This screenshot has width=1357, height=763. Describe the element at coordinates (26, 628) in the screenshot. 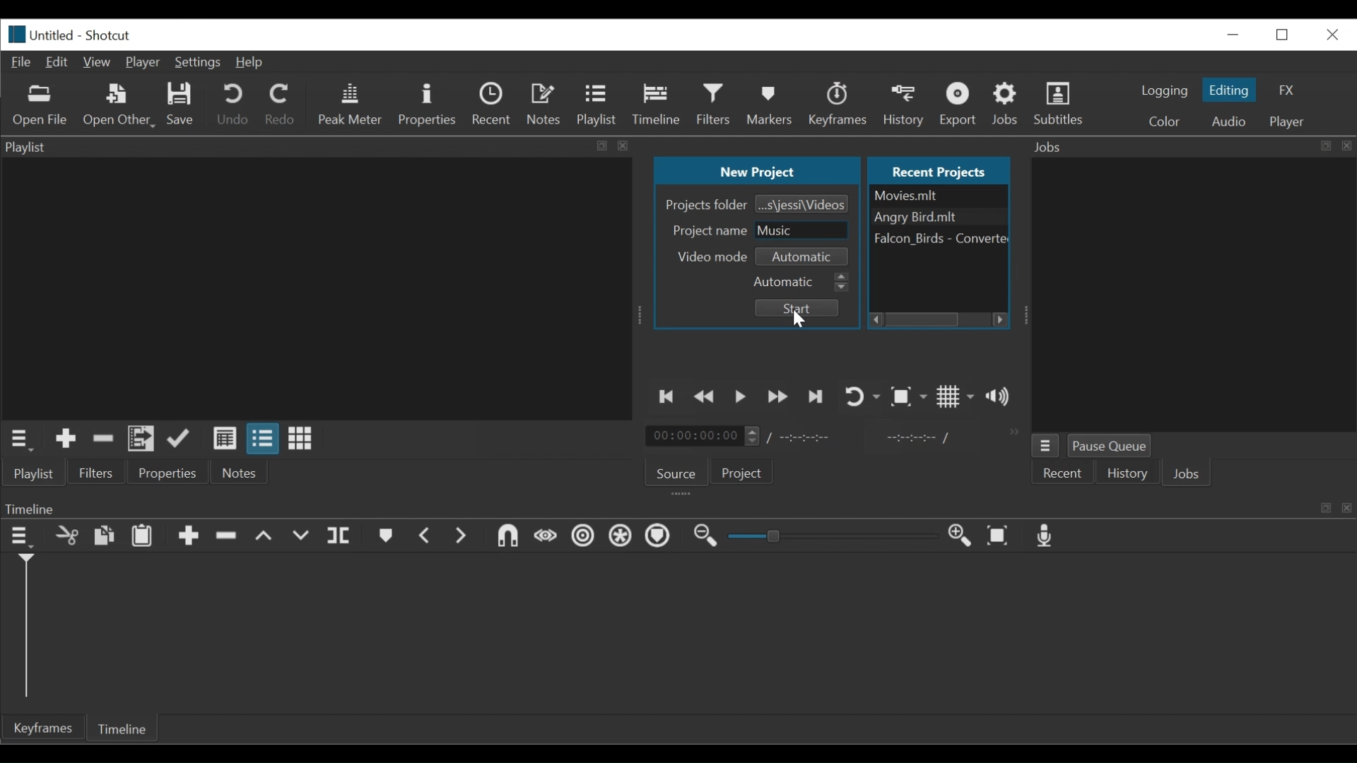

I see `Timeline cursor` at that location.